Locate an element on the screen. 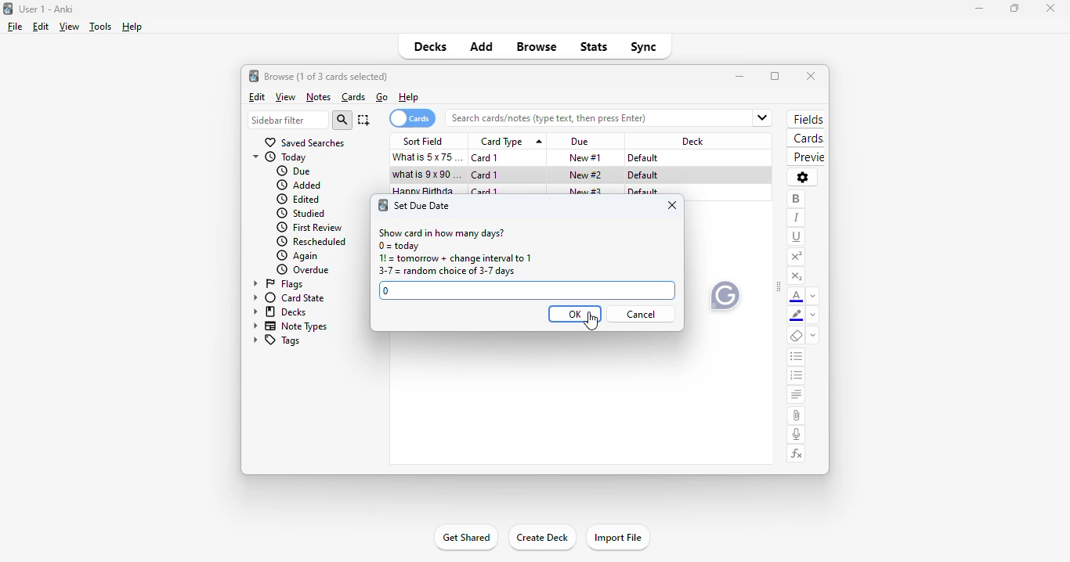 The height and width of the screenshot is (562, 1070). underline is located at coordinates (797, 238).